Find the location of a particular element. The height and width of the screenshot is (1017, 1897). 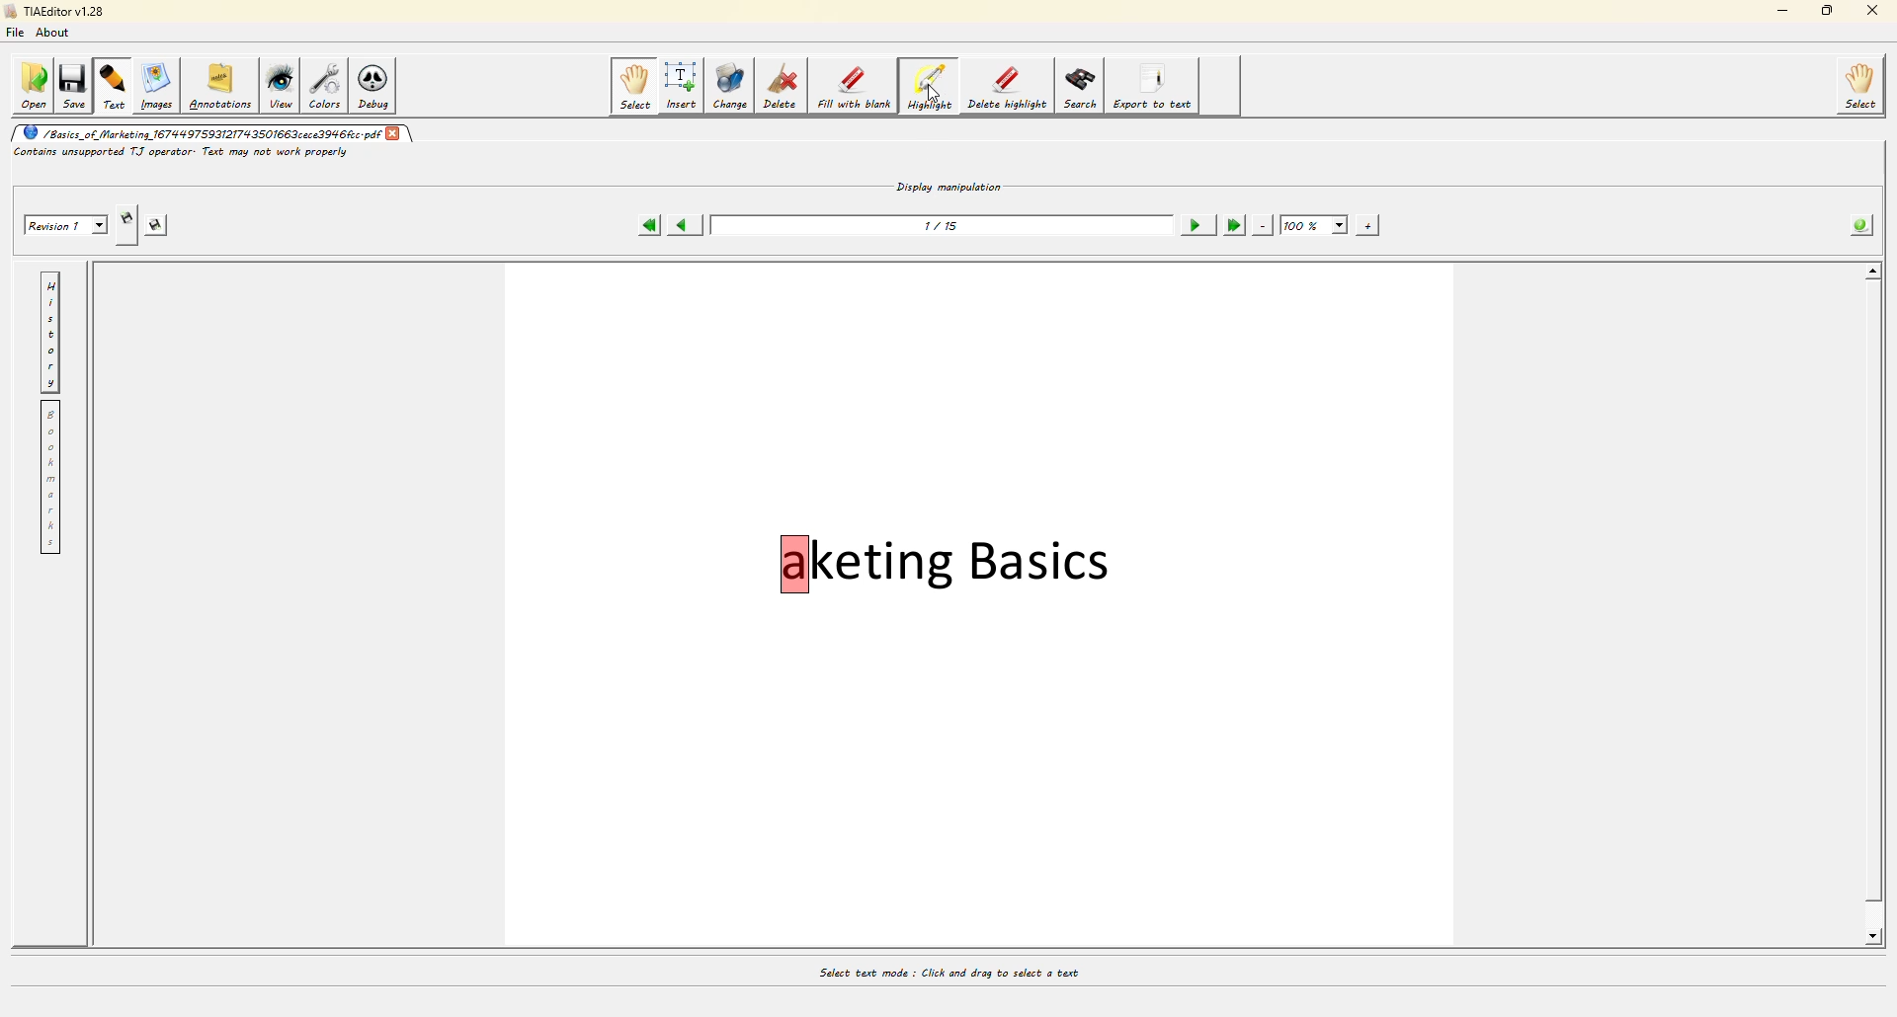

text is located at coordinates (114, 86).